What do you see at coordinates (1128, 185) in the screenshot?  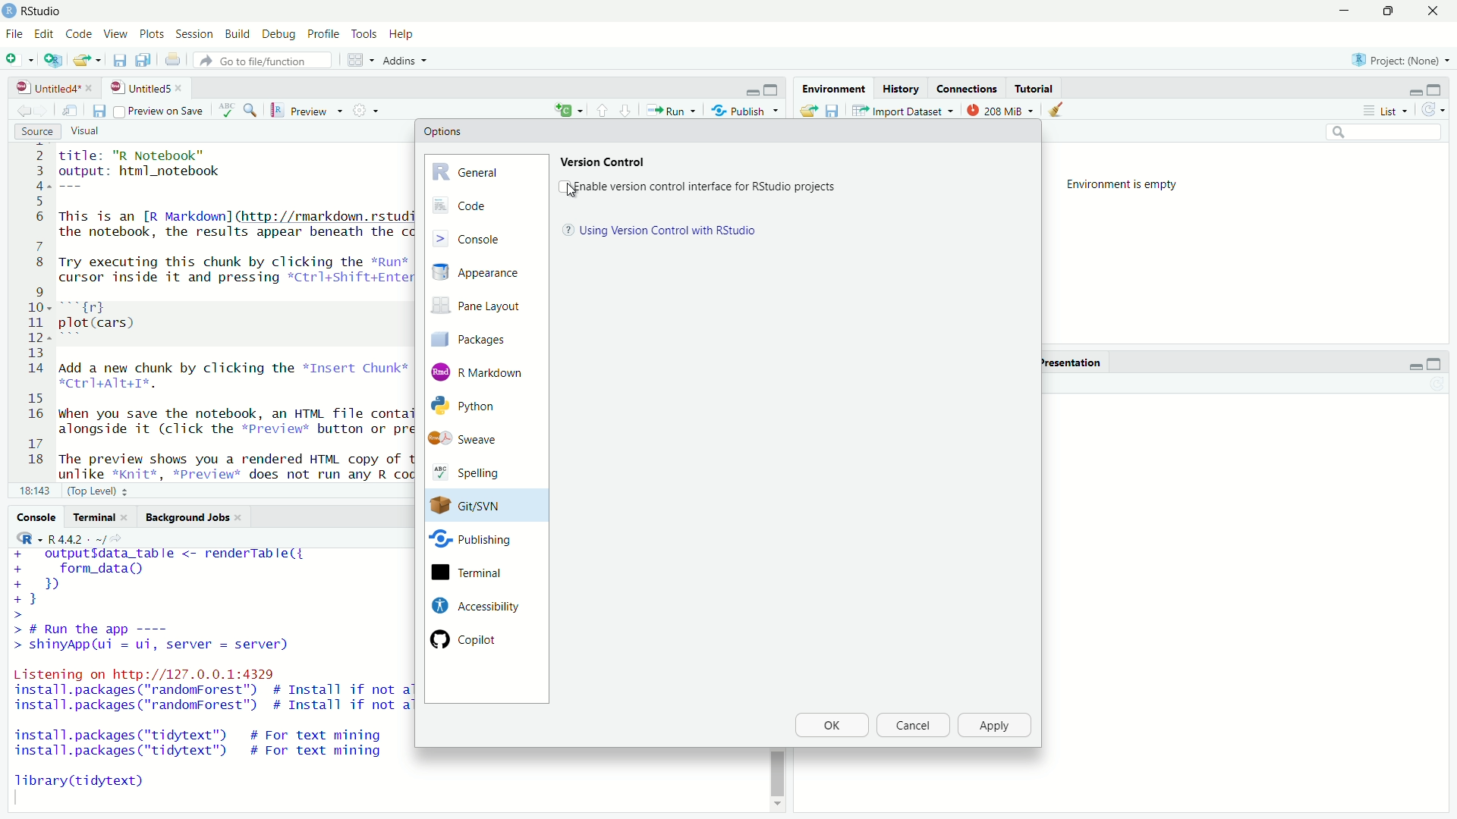 I see `Environment is empty` at bounding box center [1128, 185].